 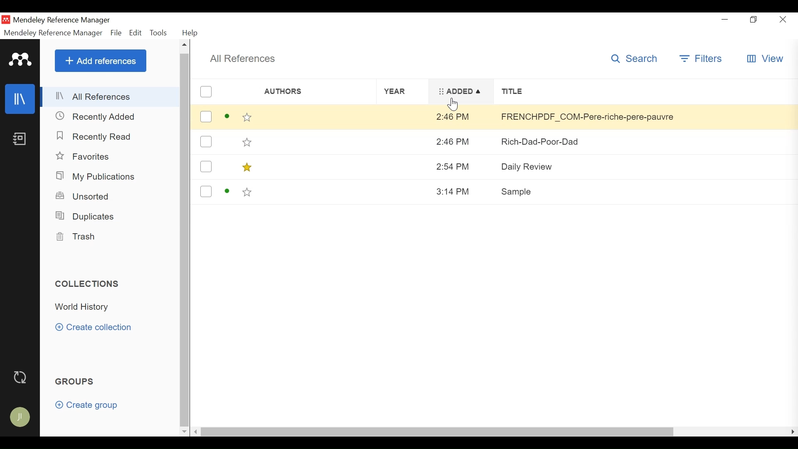 What do you see at coordinates (753, 19) in the screenshot?
I see `Restore` at bounding box center [753, 19].